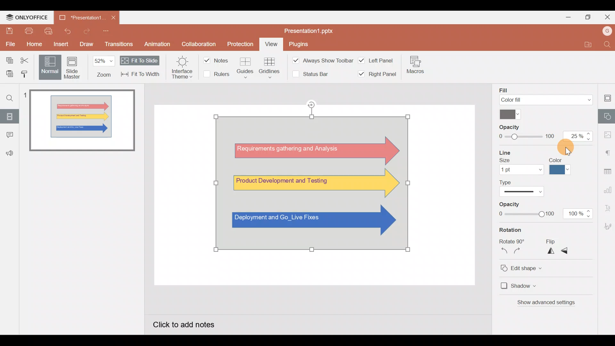 The image size is (615, 346). What do you see at coordinates (608, 188) in the screenshot?
I see `Chart settings` at bounding box center [608, 188].